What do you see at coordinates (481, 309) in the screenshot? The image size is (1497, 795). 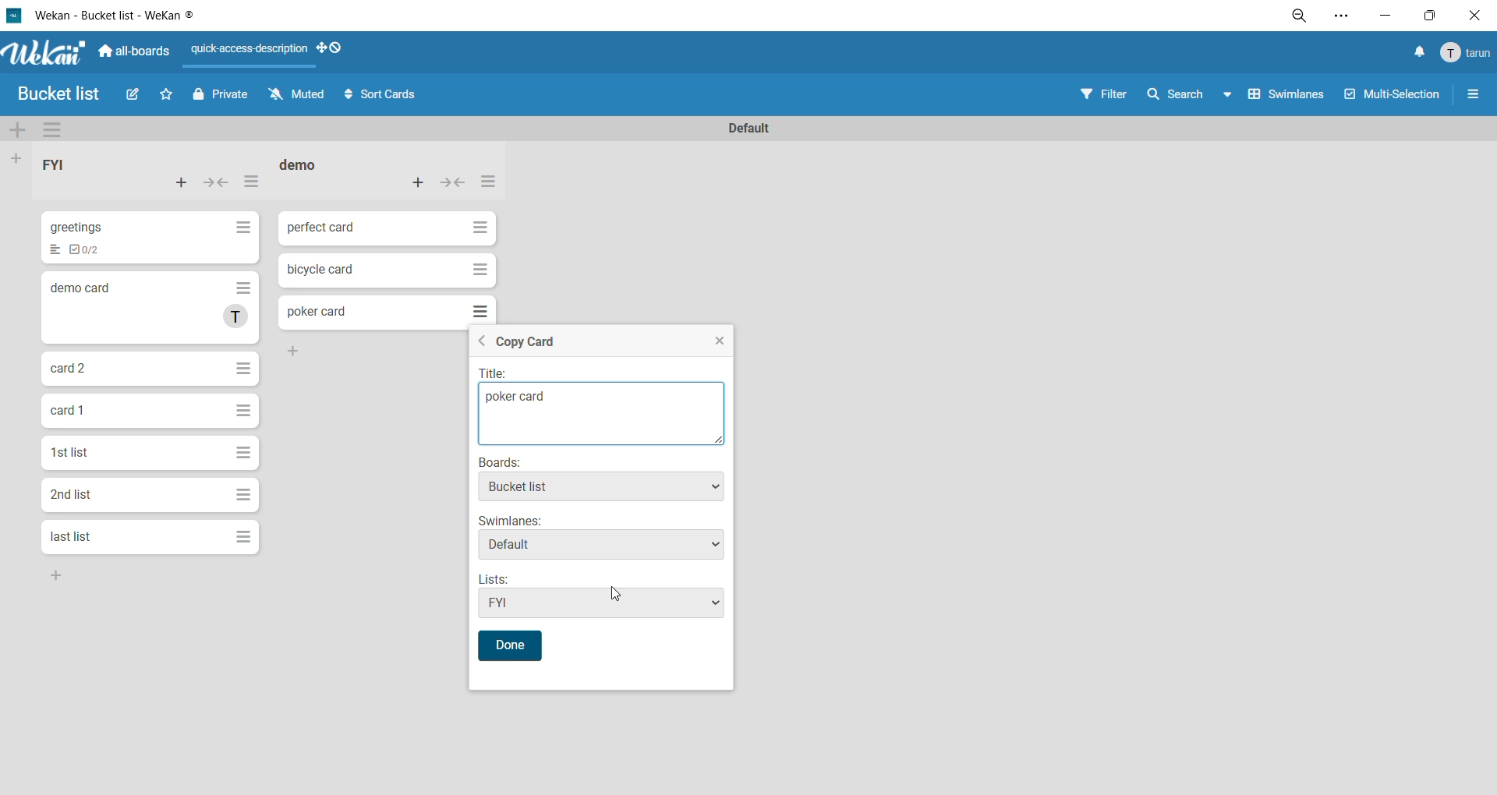 I see `Hamburger` at bounding box center [481, 309].